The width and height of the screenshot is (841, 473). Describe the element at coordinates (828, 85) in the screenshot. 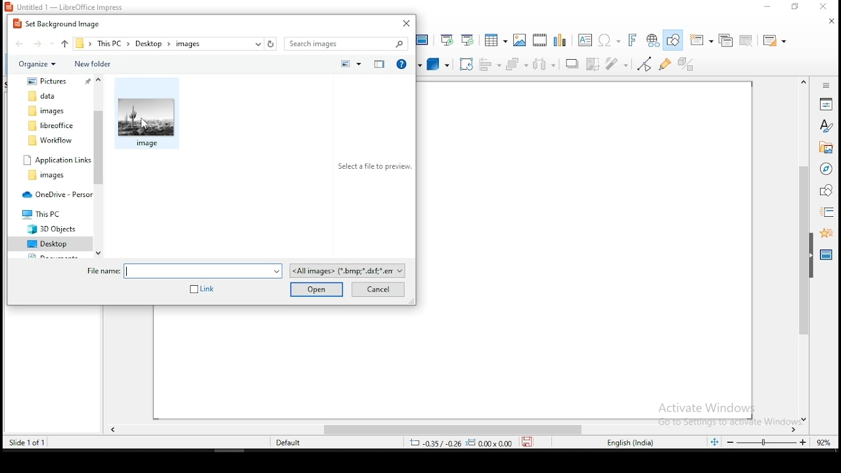

I see `sidebar settings` at that location.